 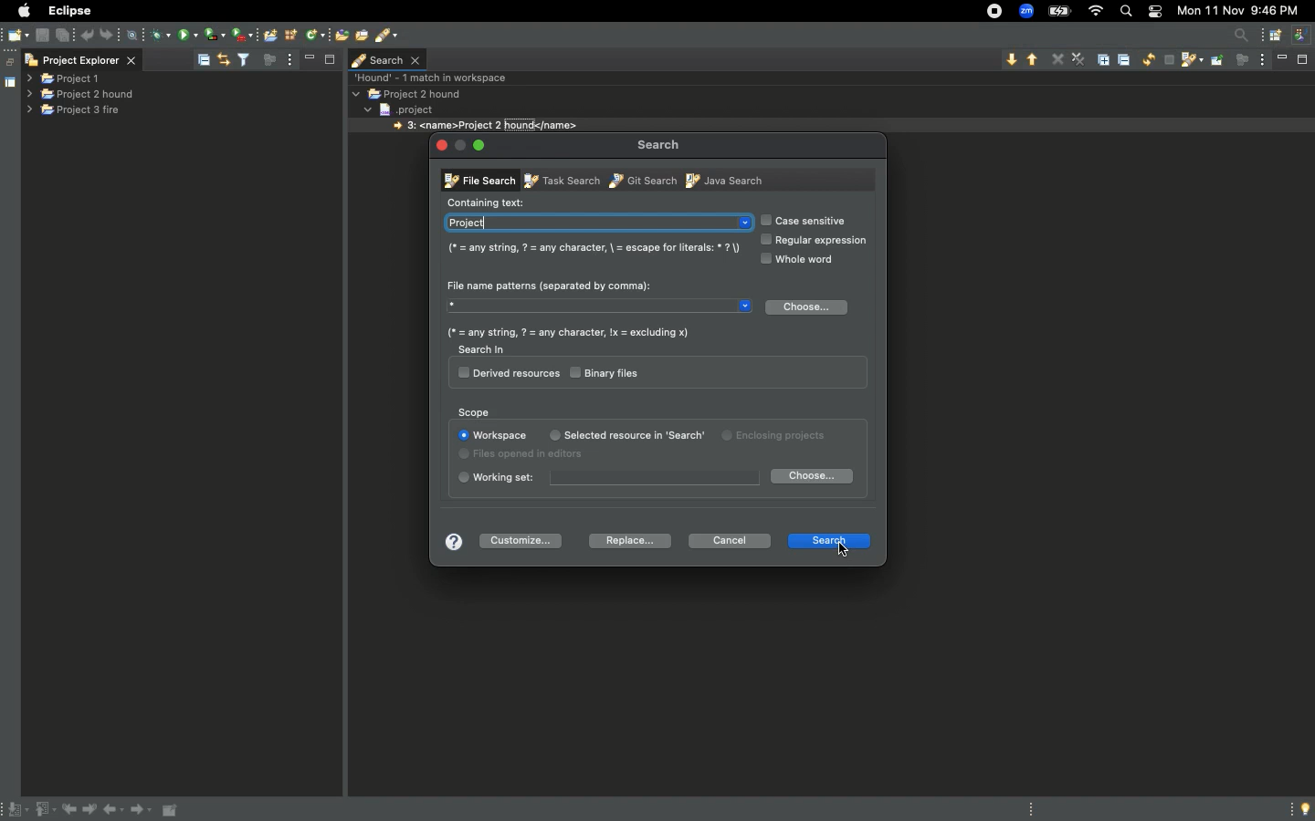 What do you see at coordinates (244, 34) in the screenshot?
I see `run last tool` at bounding box center [244, 34].